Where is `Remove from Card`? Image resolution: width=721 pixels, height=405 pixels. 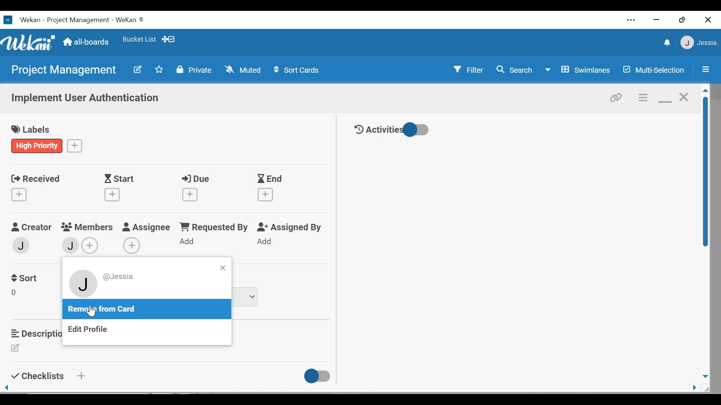
Remove from Card is located at coordinates (104, 309).